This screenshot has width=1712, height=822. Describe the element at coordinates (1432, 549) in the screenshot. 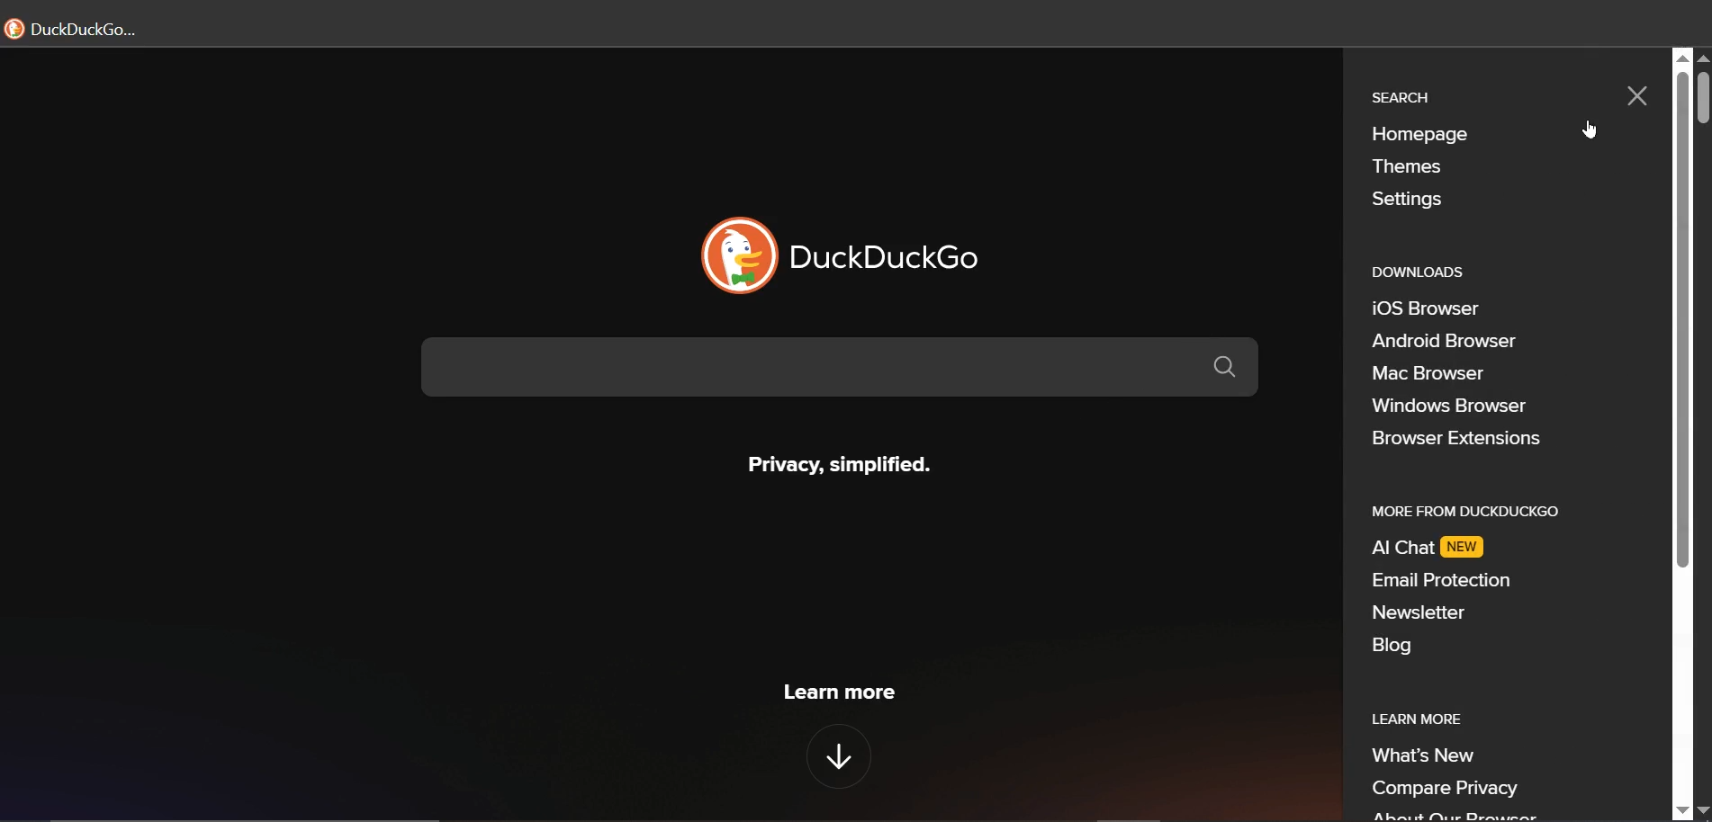

I see `Al Chat  NEW` at that location.